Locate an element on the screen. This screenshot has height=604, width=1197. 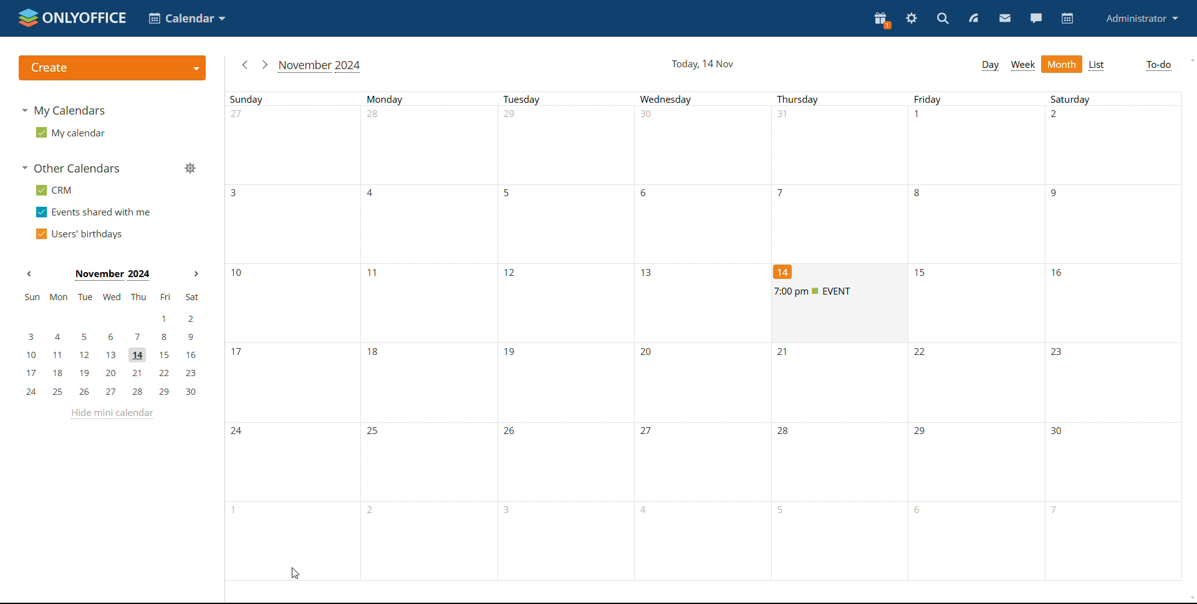
scroll up is located at coordinates (1190, 60).